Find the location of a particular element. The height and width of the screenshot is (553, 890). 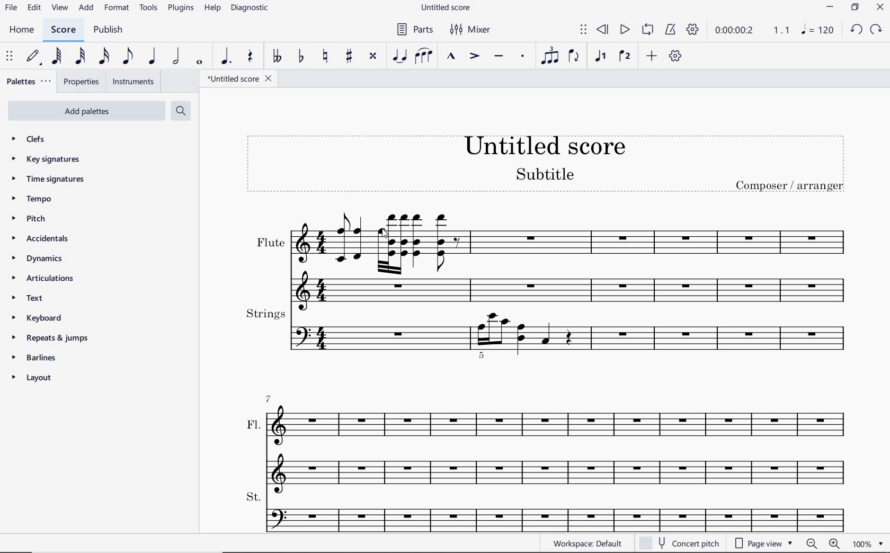

QUARTER NOTE is located at coordinates (153, 56).